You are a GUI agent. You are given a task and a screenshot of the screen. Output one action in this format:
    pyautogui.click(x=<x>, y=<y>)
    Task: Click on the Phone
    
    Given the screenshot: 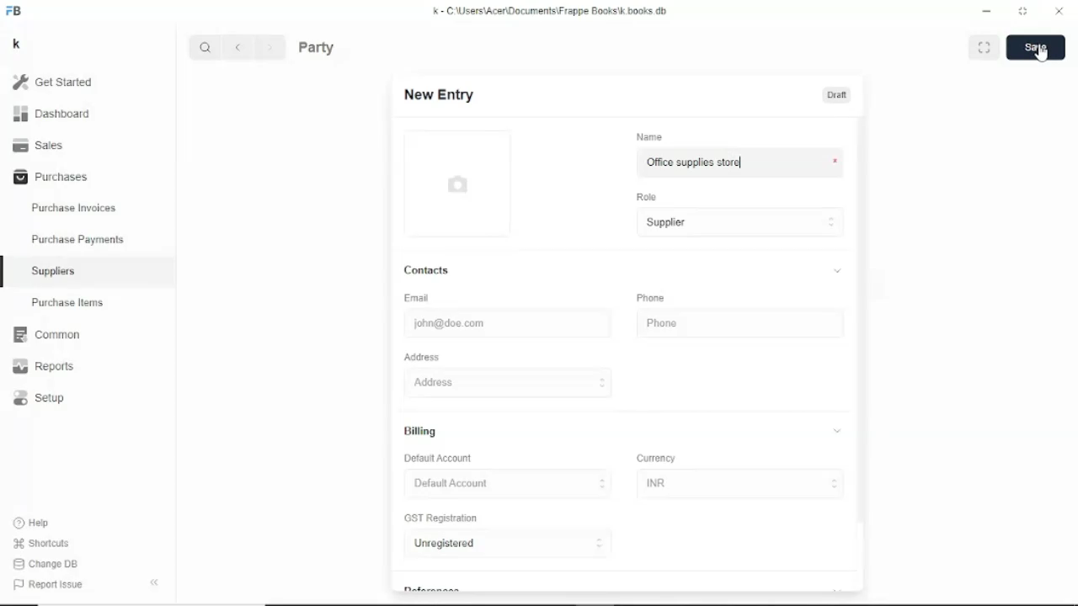 What is the action you would take?
    pyautogui.click(x=650, y=299)
    